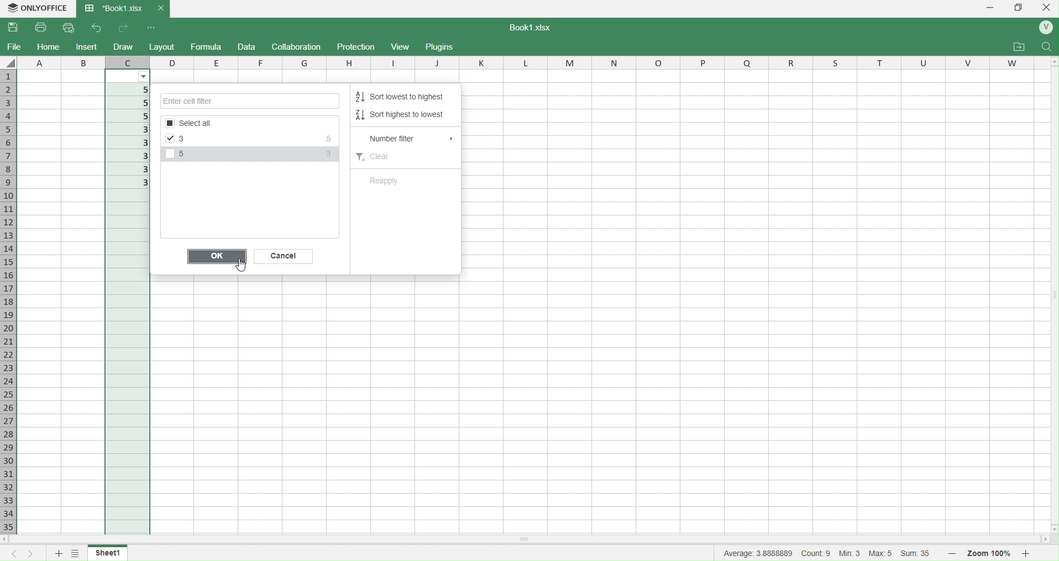 The width and height of the screenshot is (1059, 561). I want to click on cout, so click(816, 553).